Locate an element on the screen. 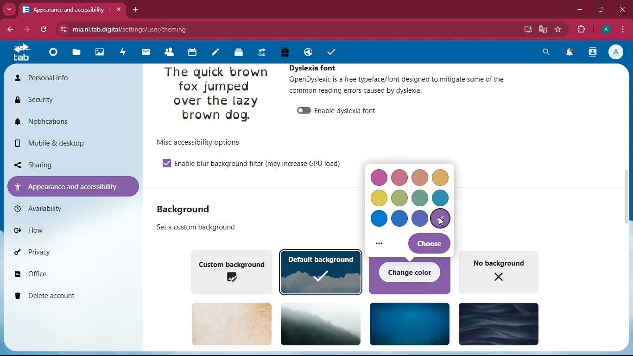 The image size is (633, 356). friends is located at coordinates (167, 52).